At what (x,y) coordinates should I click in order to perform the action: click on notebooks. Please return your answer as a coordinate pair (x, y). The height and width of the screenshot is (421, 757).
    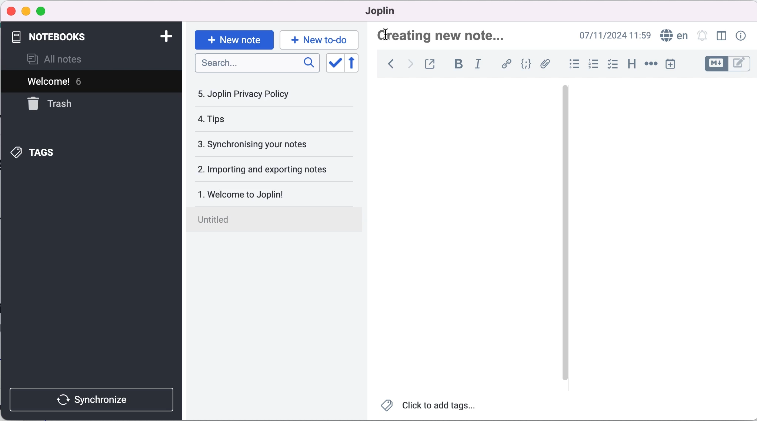
    Looking at the image, I should click on (56, 36).